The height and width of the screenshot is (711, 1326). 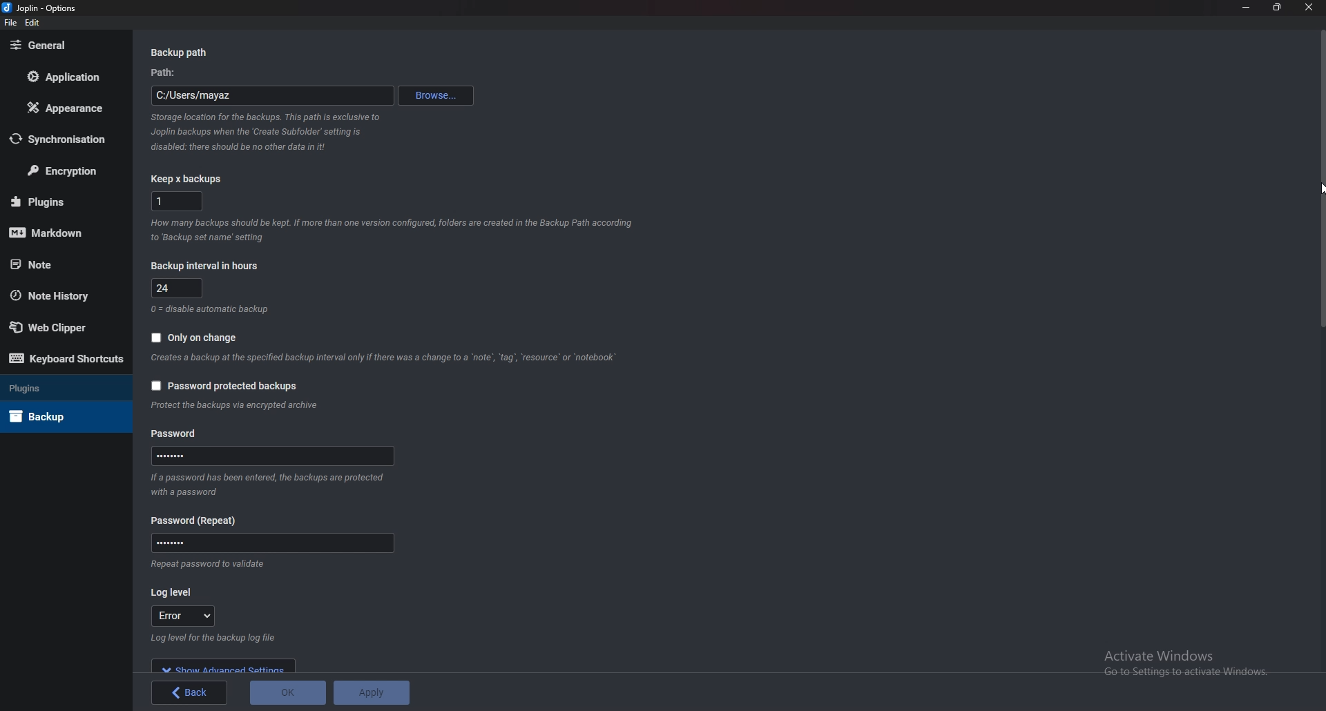 I want to click on Note history, so click(x=59, y=297).